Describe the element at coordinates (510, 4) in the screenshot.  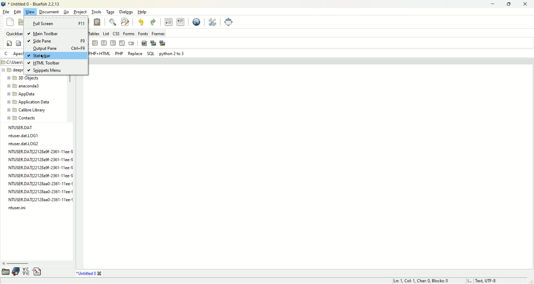
I see `maximize` at that location.